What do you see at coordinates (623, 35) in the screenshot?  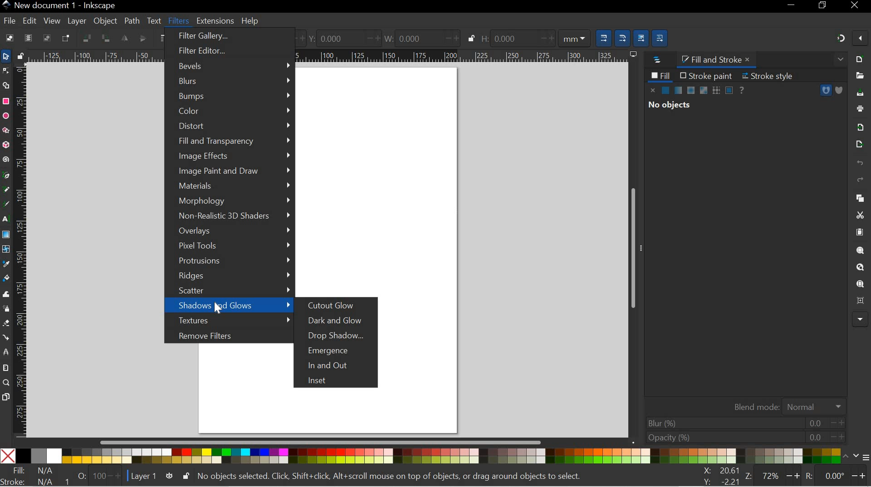 I see `SCALING RECTANGLES` at bounding box center [623, 35].